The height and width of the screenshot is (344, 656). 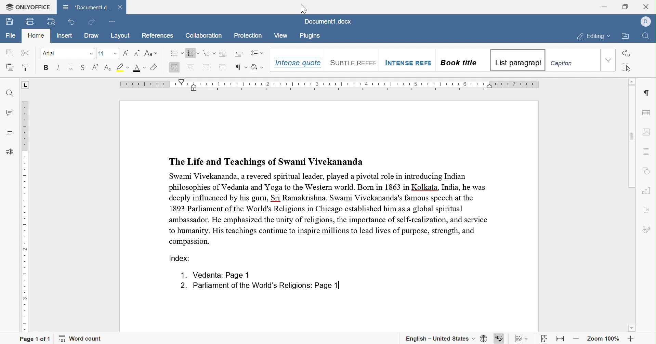 I want to click on image settings, so click(x=645, y=132).